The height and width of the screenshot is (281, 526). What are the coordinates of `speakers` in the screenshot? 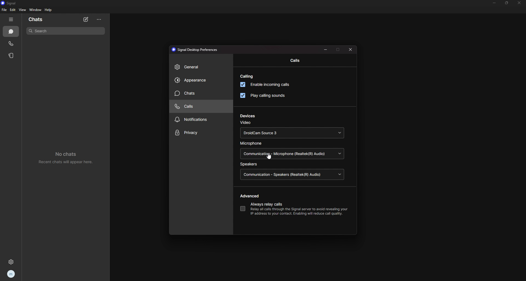 It's located at (249, 165).